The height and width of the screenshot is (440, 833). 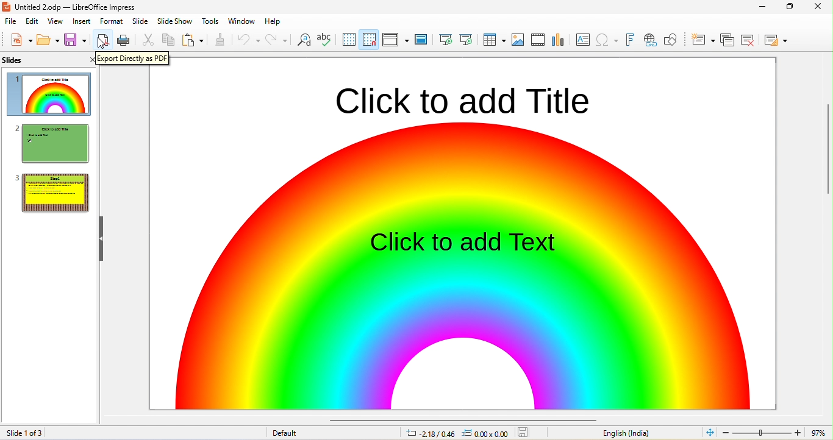 What do you see at coordinates (607, 38) in the screenshot?
I see `insert hyperlink` at bounding box center [607, 38].